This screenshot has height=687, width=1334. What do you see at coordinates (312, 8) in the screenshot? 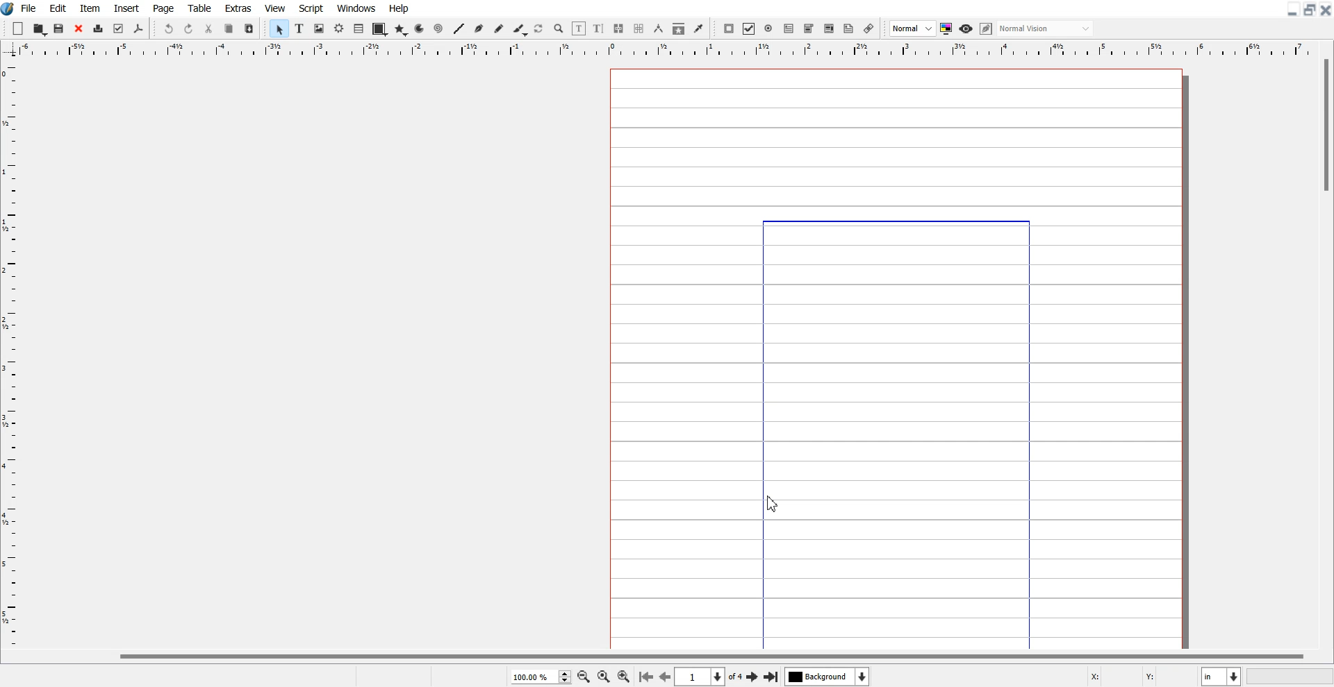
I see `Script` at bounding box center [312, 8].